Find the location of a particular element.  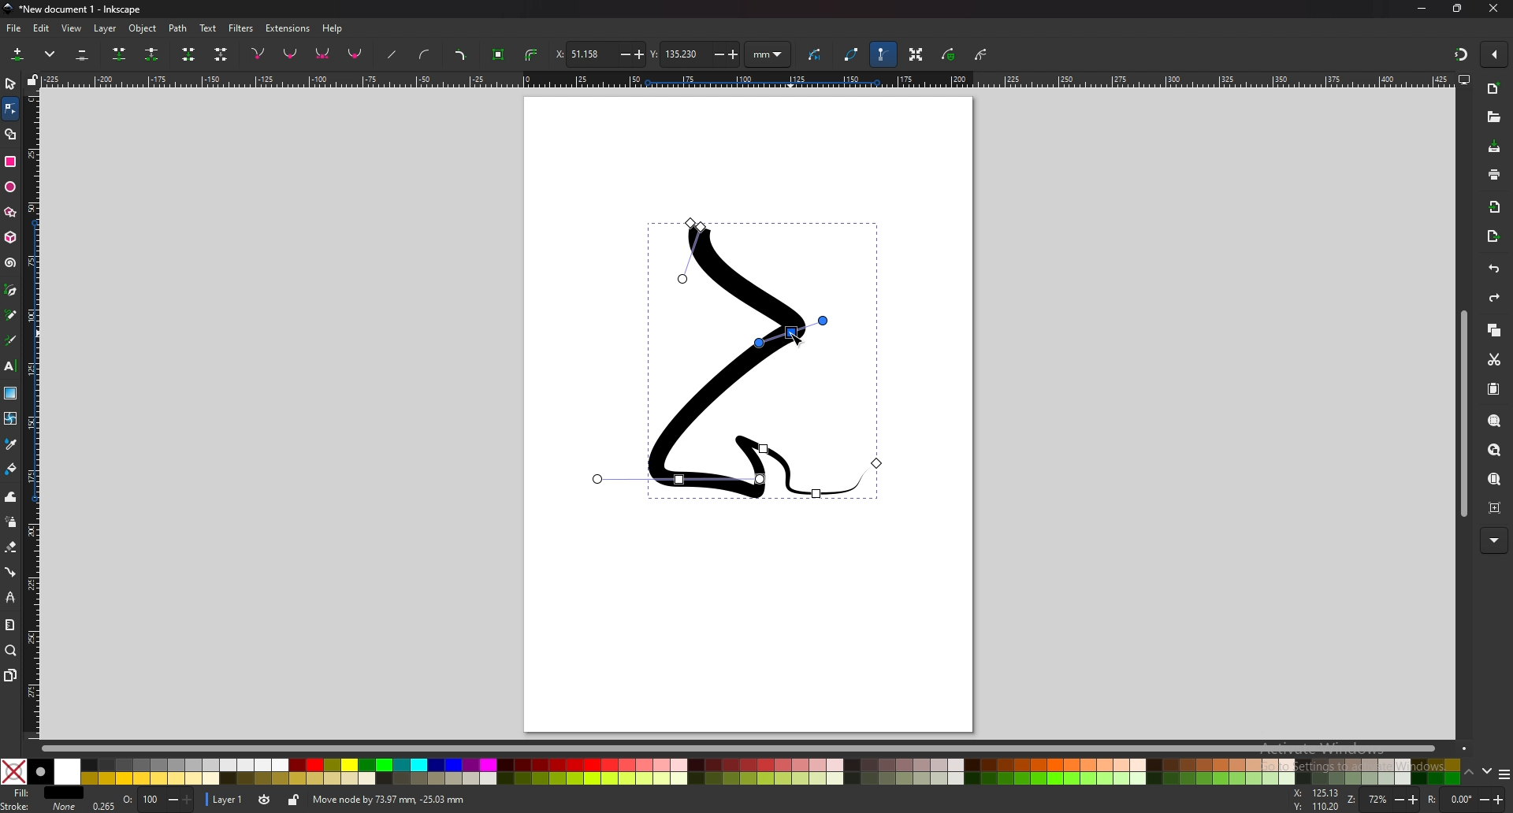

stroke is located at coordinates (39, 806).